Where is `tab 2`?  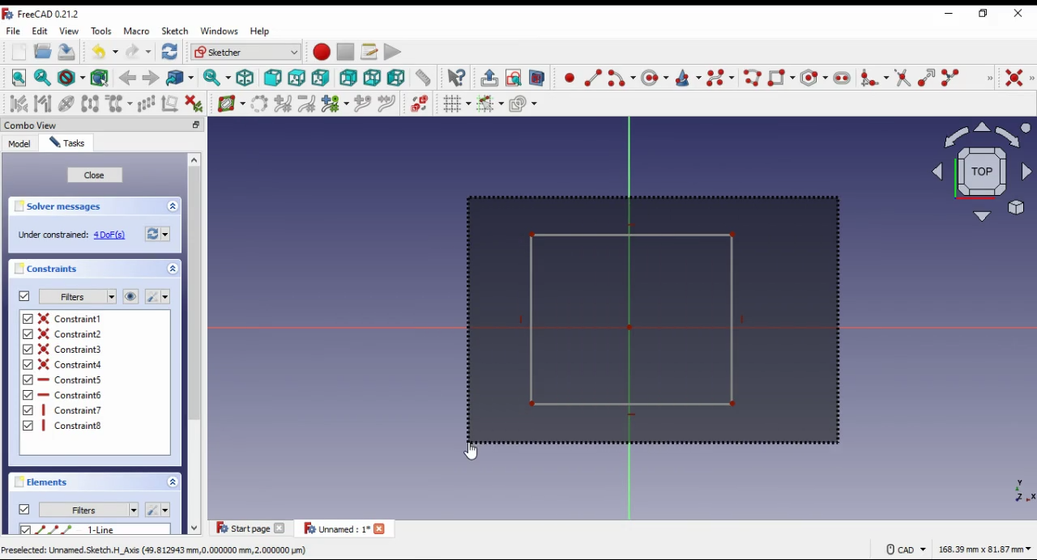
tab 2 is located at coordinates (345, 528).